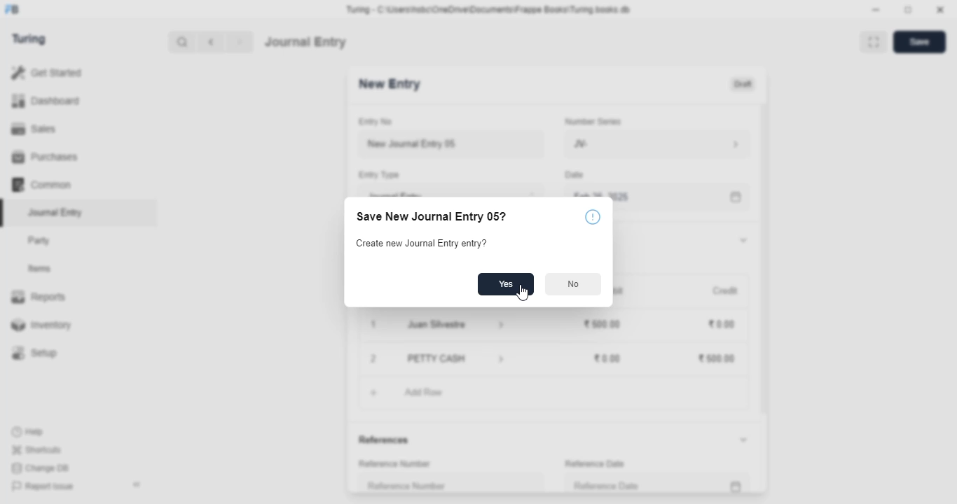 This screenshot has height=504, width=957. What do you see at coordinates (43, 185) in the screenshot?
I see `common` at bounding box center [43, 185].